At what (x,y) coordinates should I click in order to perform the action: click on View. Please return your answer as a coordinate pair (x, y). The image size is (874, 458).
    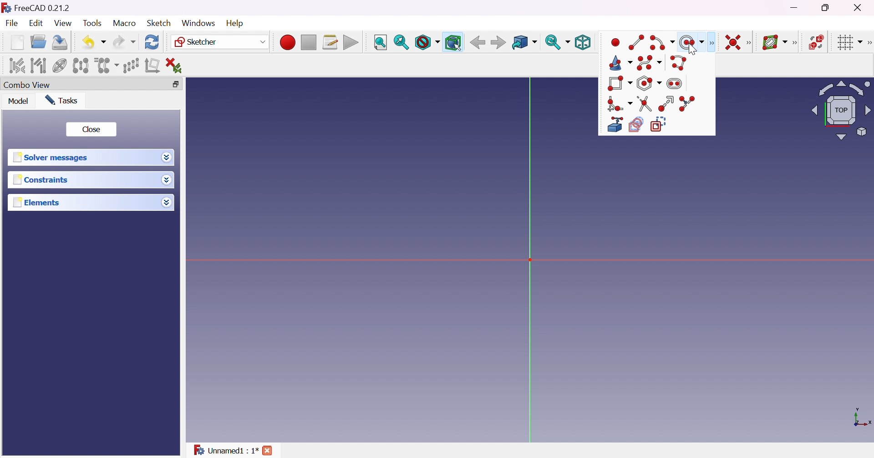
    Looking at the image, I should click on (64, 24).